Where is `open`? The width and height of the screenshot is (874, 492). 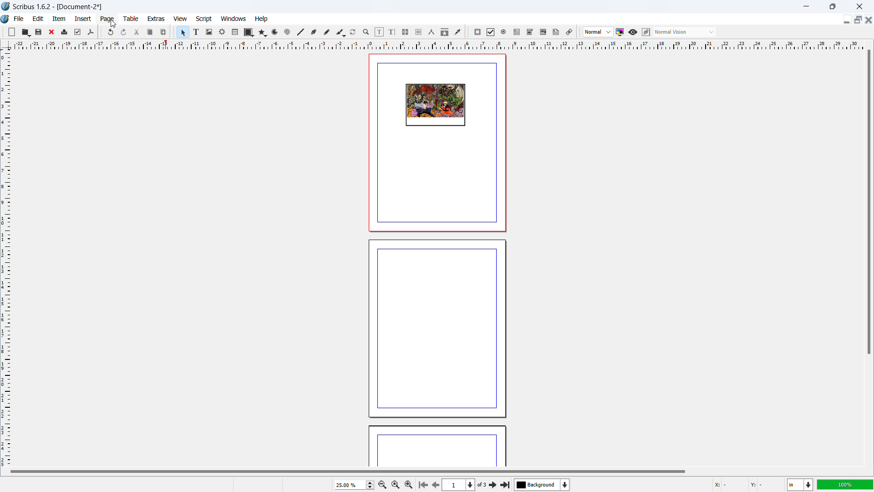 open is located at coordinates (25, 32).